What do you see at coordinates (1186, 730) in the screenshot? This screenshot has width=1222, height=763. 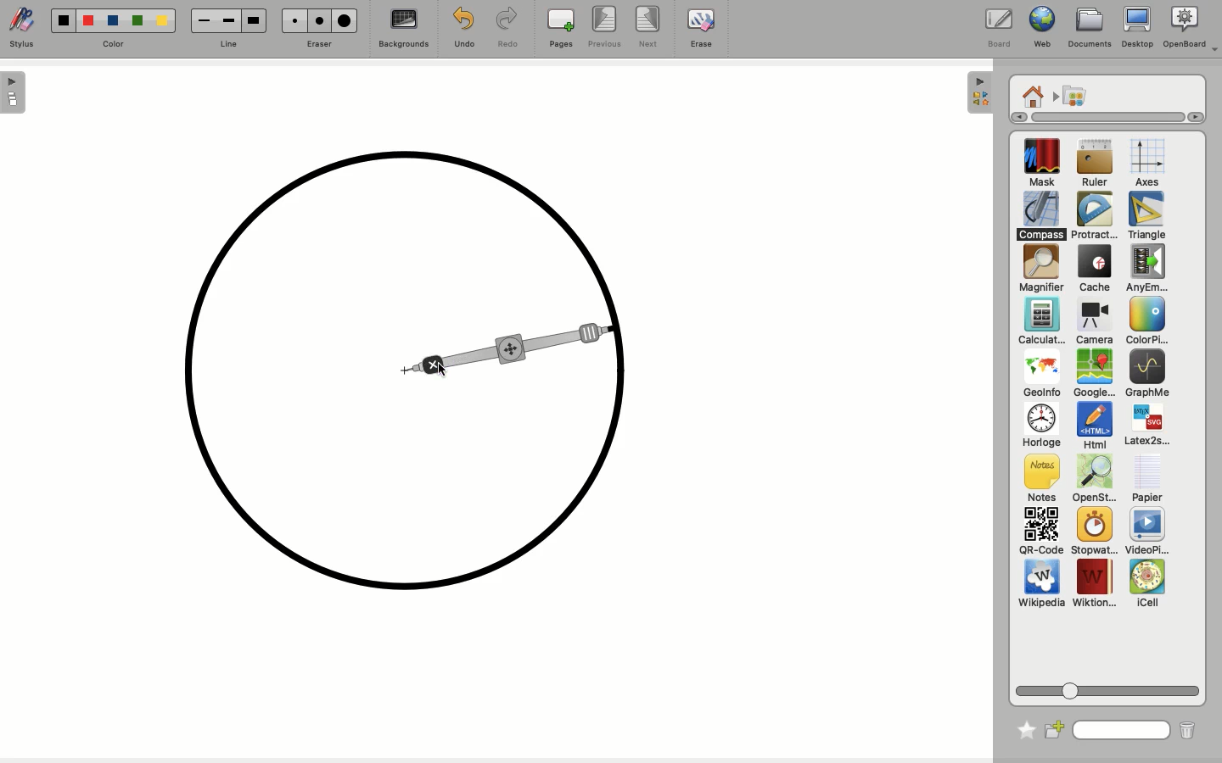 I see `Trash` at bounding box center [1186, 730].